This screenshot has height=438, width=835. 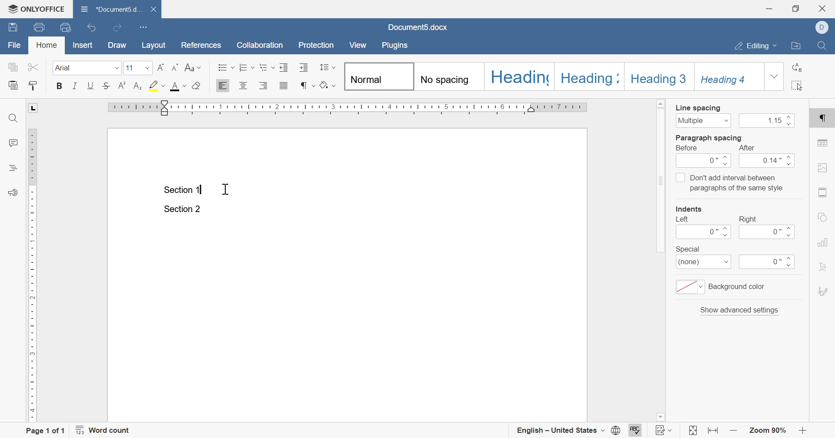 I want to click on line spacing, so click(x=327, y=67).